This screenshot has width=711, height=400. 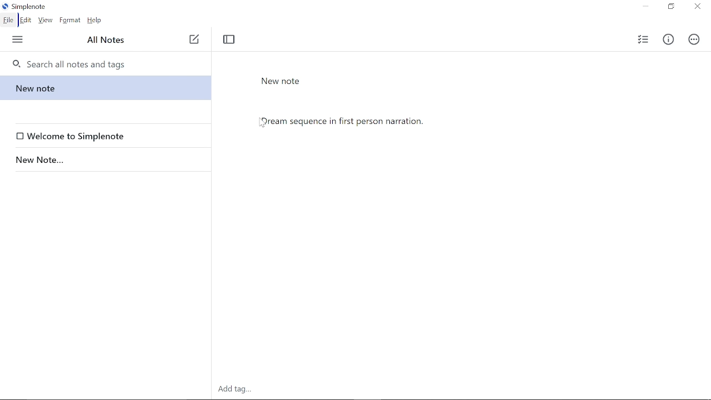 What do you see at coordinates (194, 40) in the screenshot?
I see `Add note` at bounding box center [194, 40].